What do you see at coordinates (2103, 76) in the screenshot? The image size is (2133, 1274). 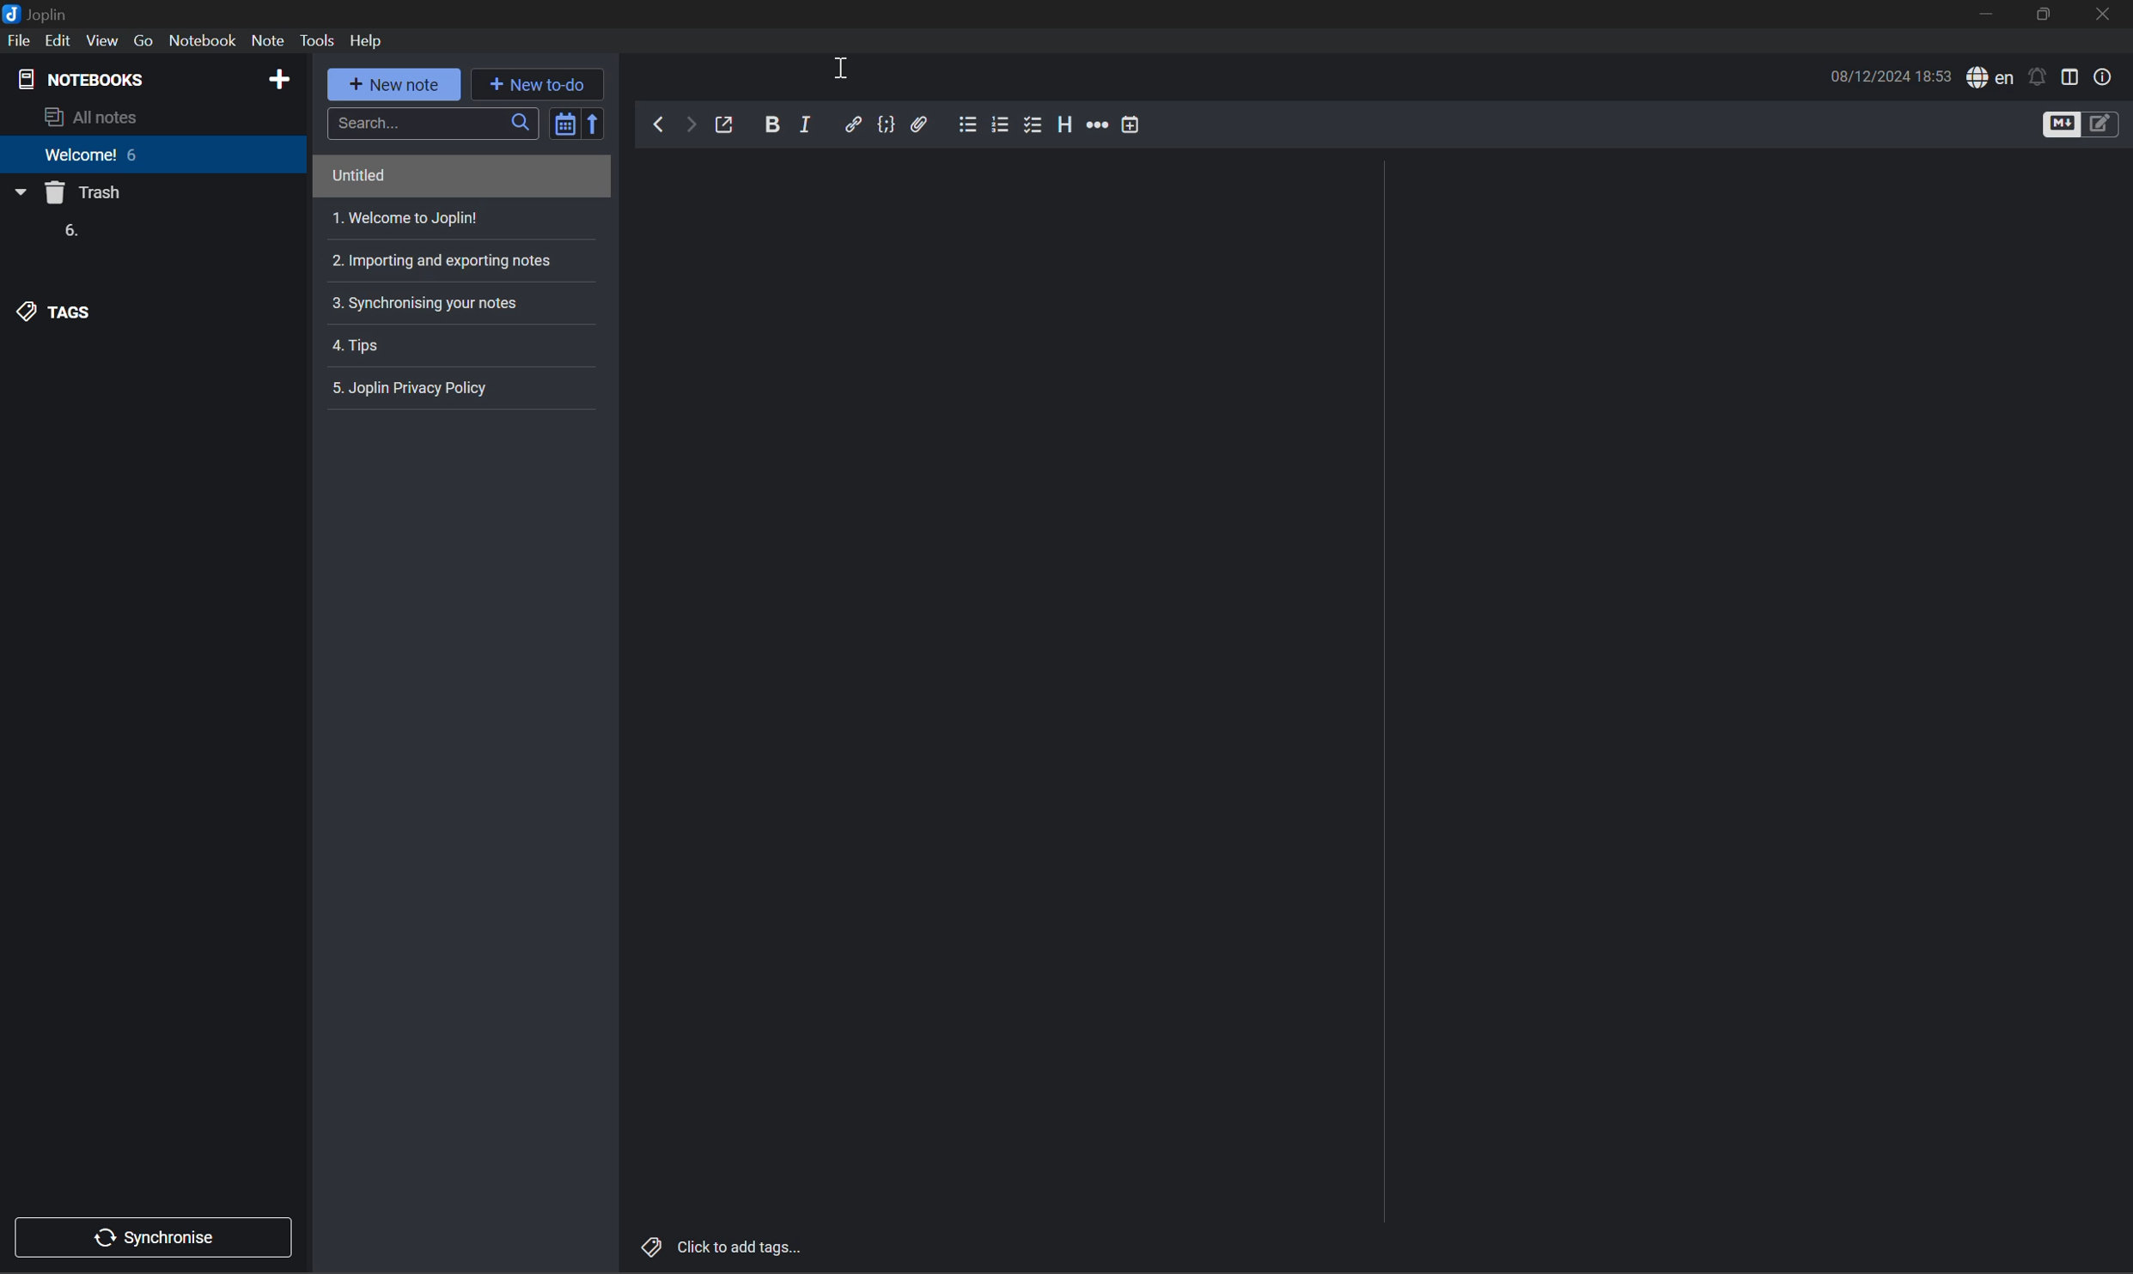 I see `Note properties` at bounding box center [2103, 76].